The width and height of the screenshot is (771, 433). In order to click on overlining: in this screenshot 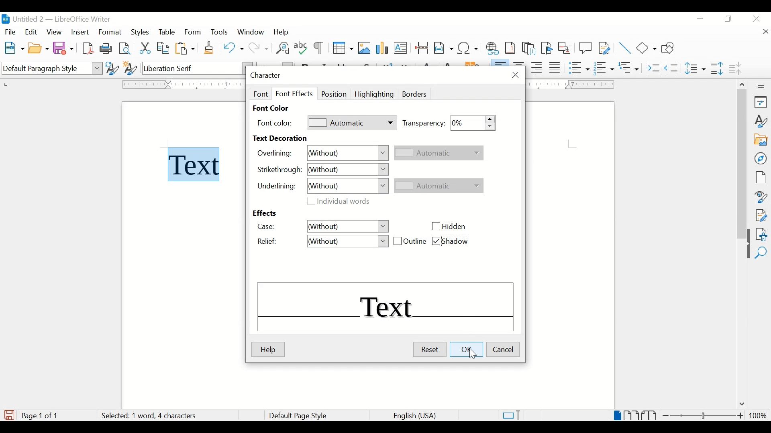, I will do `click(276, 154)`.